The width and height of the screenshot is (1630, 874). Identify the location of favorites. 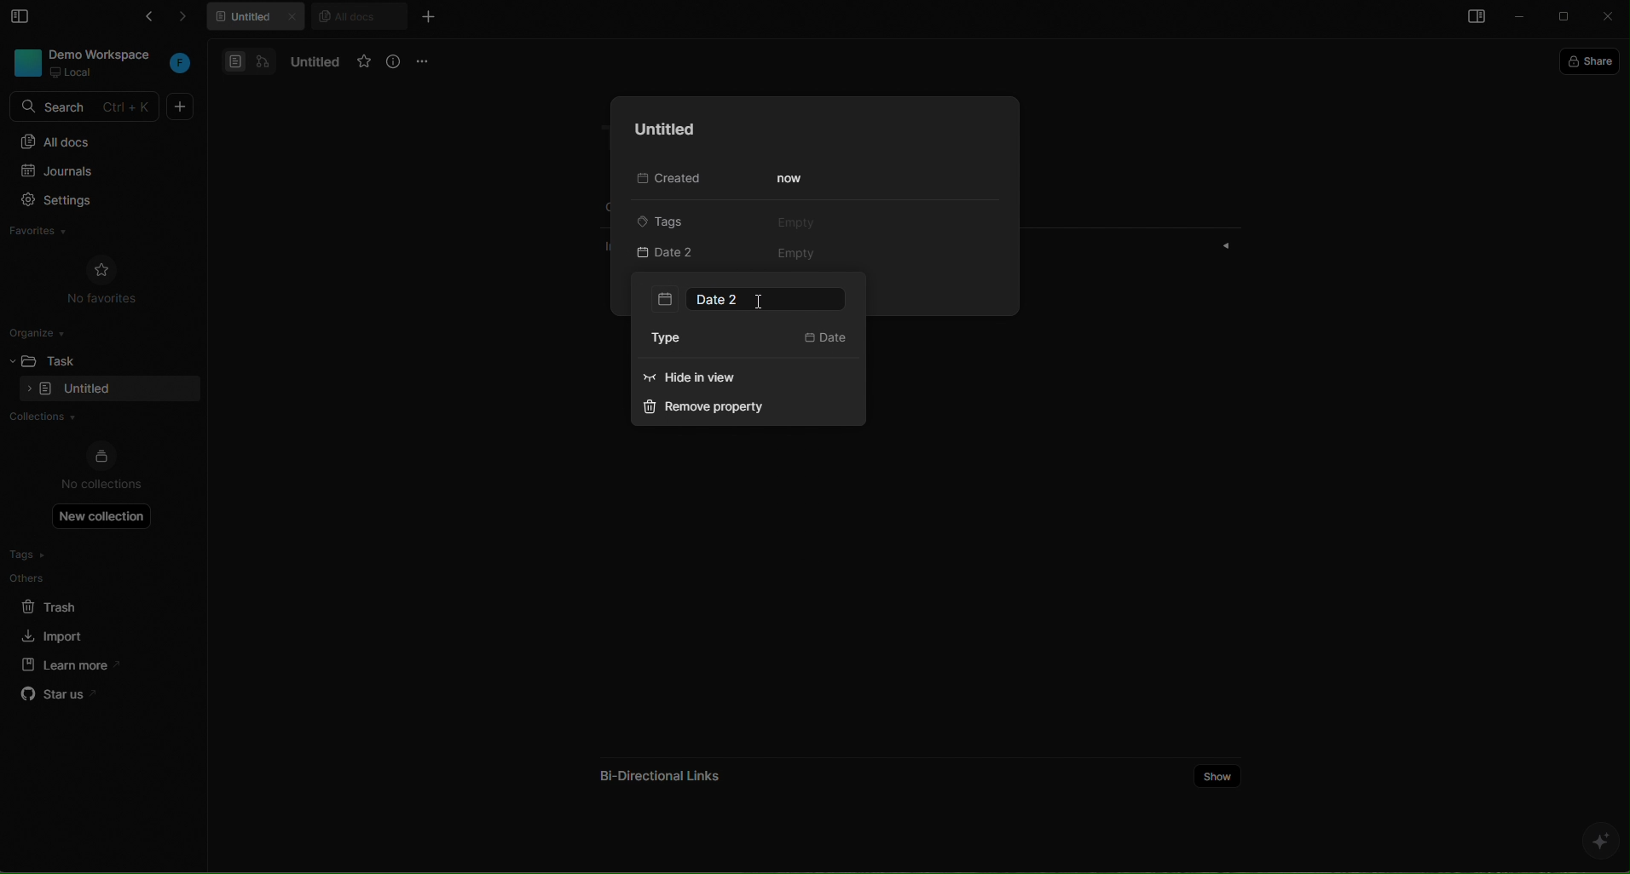
(55, 233).